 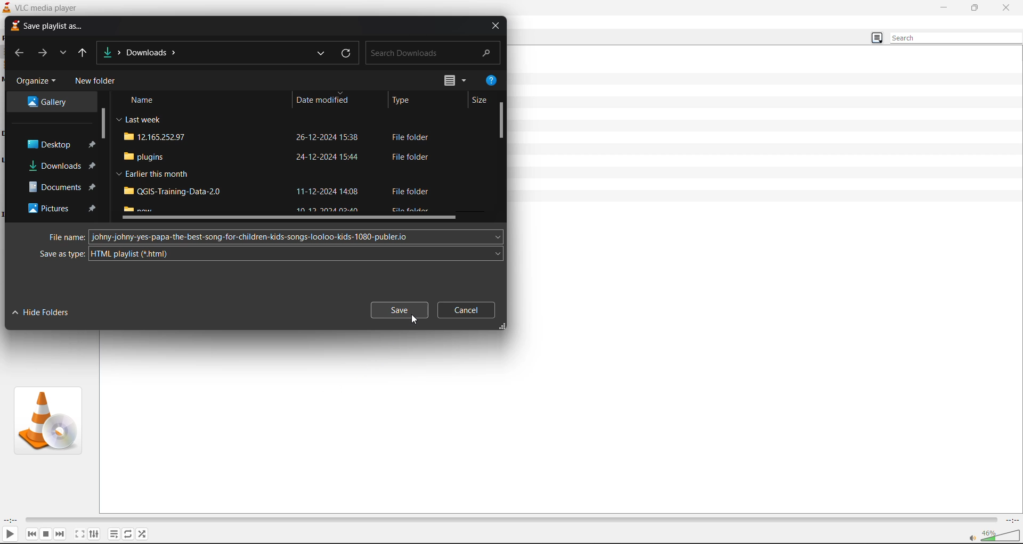 I want to click on vertical scroll bar, so click(x=103, y=123).